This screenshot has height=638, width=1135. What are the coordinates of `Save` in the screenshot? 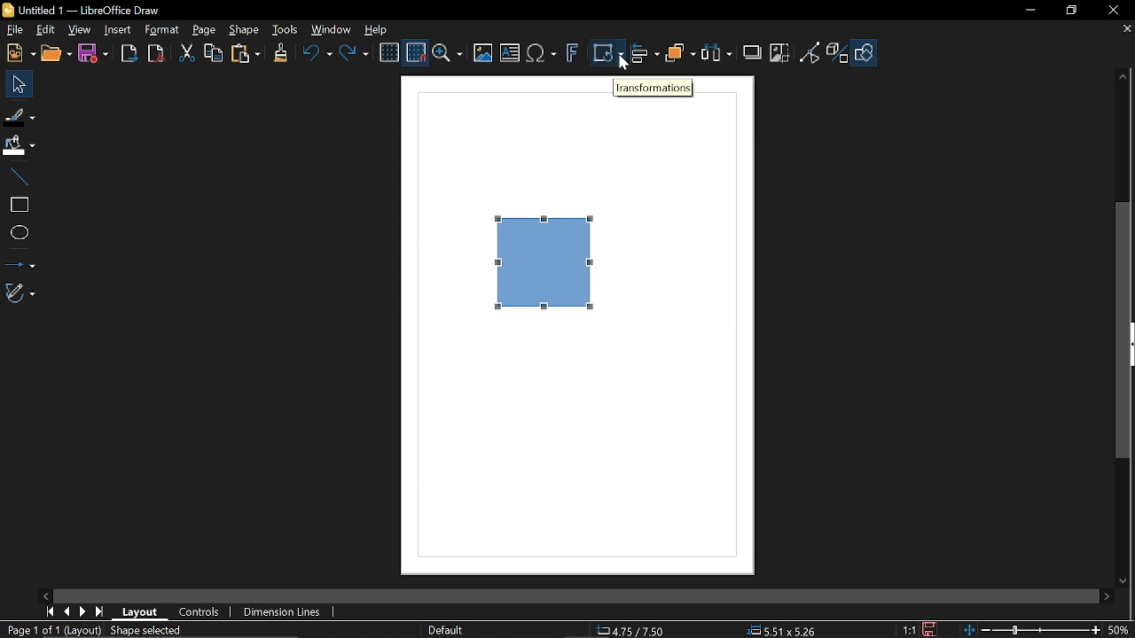 It's located at (92, 56).